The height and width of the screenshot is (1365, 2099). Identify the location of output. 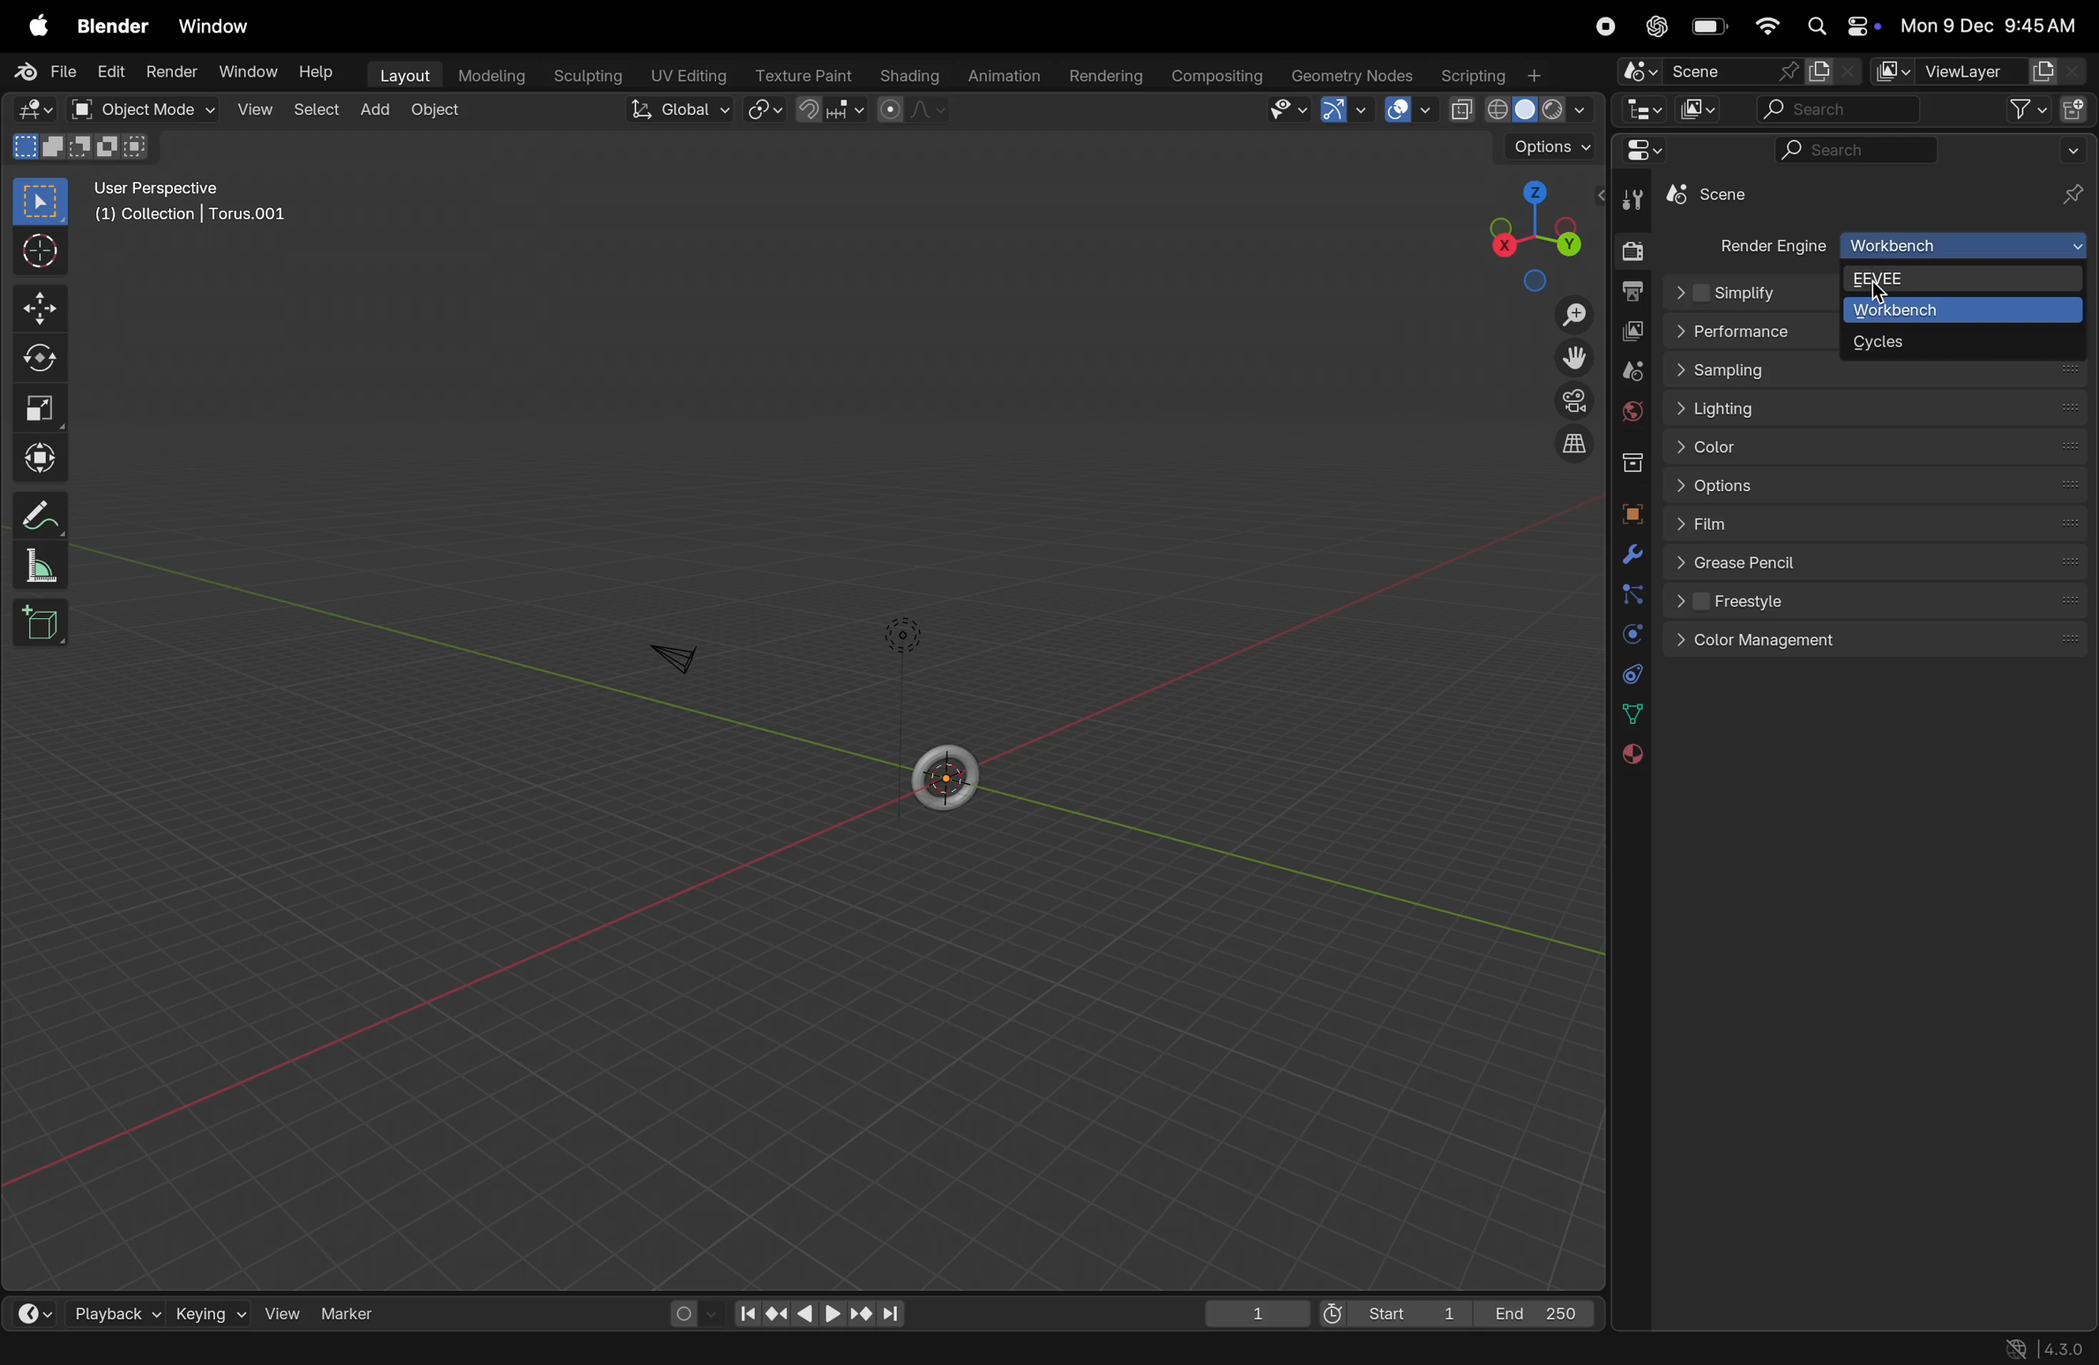
(1631, 289).